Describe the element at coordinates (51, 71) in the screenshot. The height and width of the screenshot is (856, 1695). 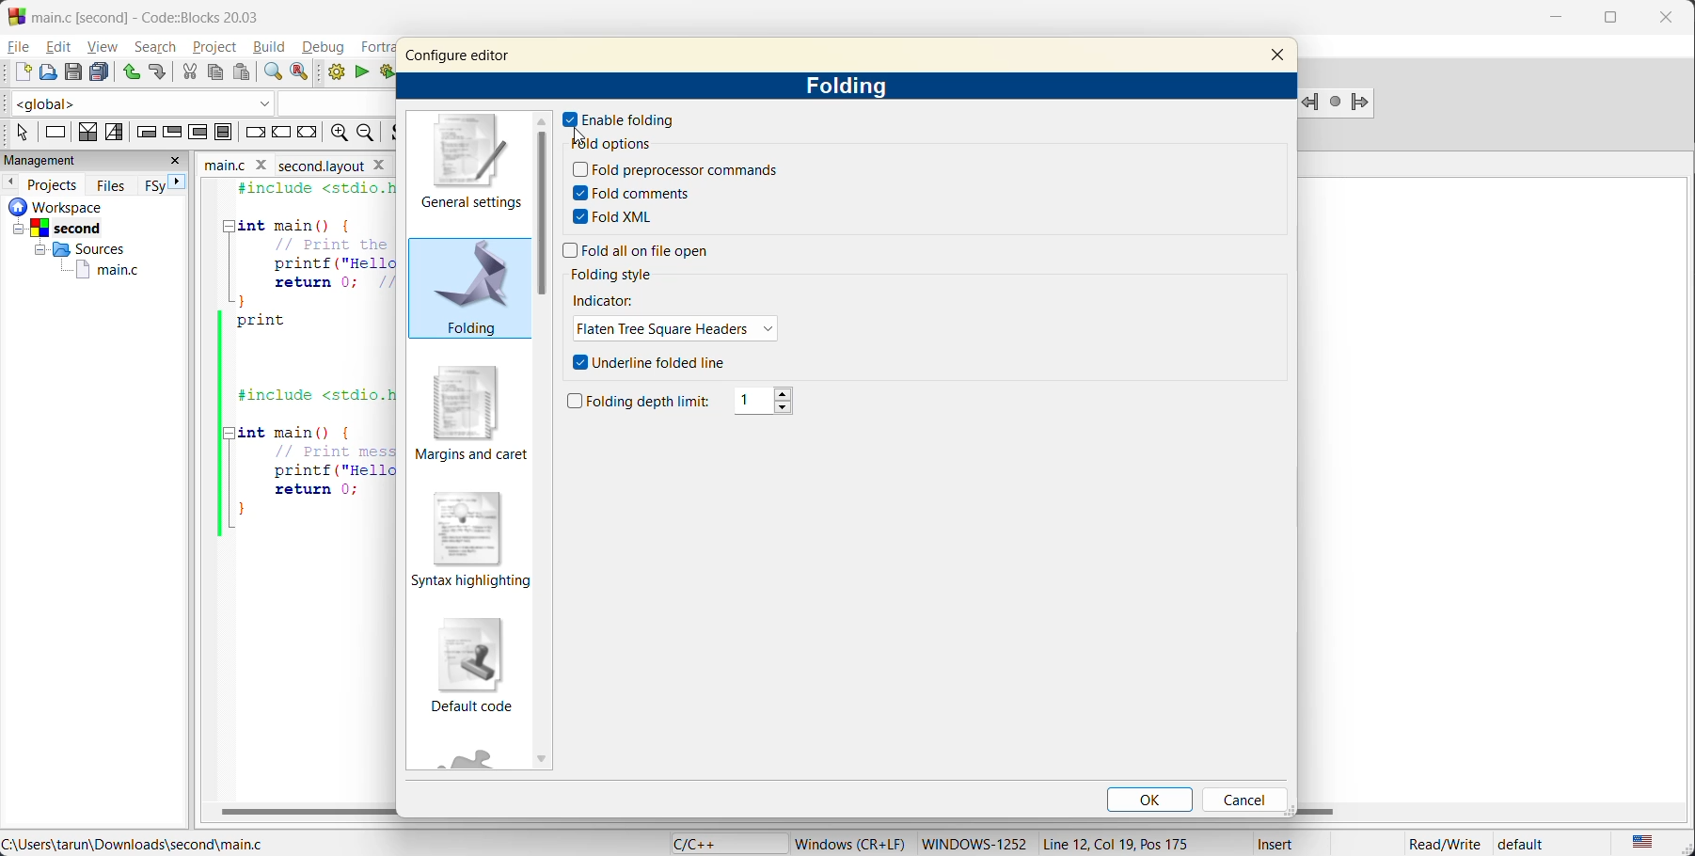
I see `open` at that location.